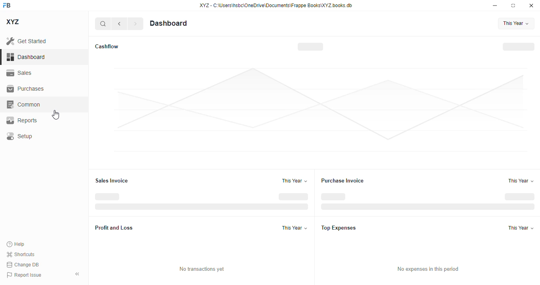 The image size is (540, 285). Describe the element at coordinates (343, 180) in the screenshot. I see `purchase invoice` at that location.